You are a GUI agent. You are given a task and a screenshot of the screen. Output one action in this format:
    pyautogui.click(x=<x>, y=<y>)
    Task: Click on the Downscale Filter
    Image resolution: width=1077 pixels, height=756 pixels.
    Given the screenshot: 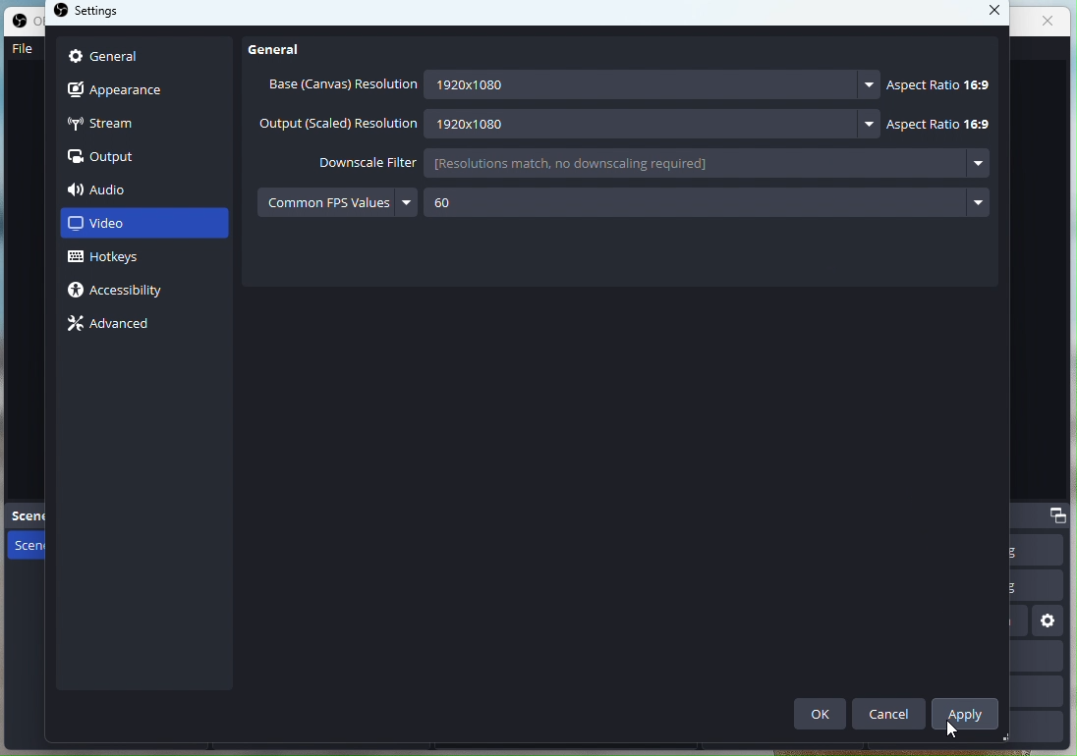 What is the action you would take?
    pyautogui.click(x=352, y=161)
    